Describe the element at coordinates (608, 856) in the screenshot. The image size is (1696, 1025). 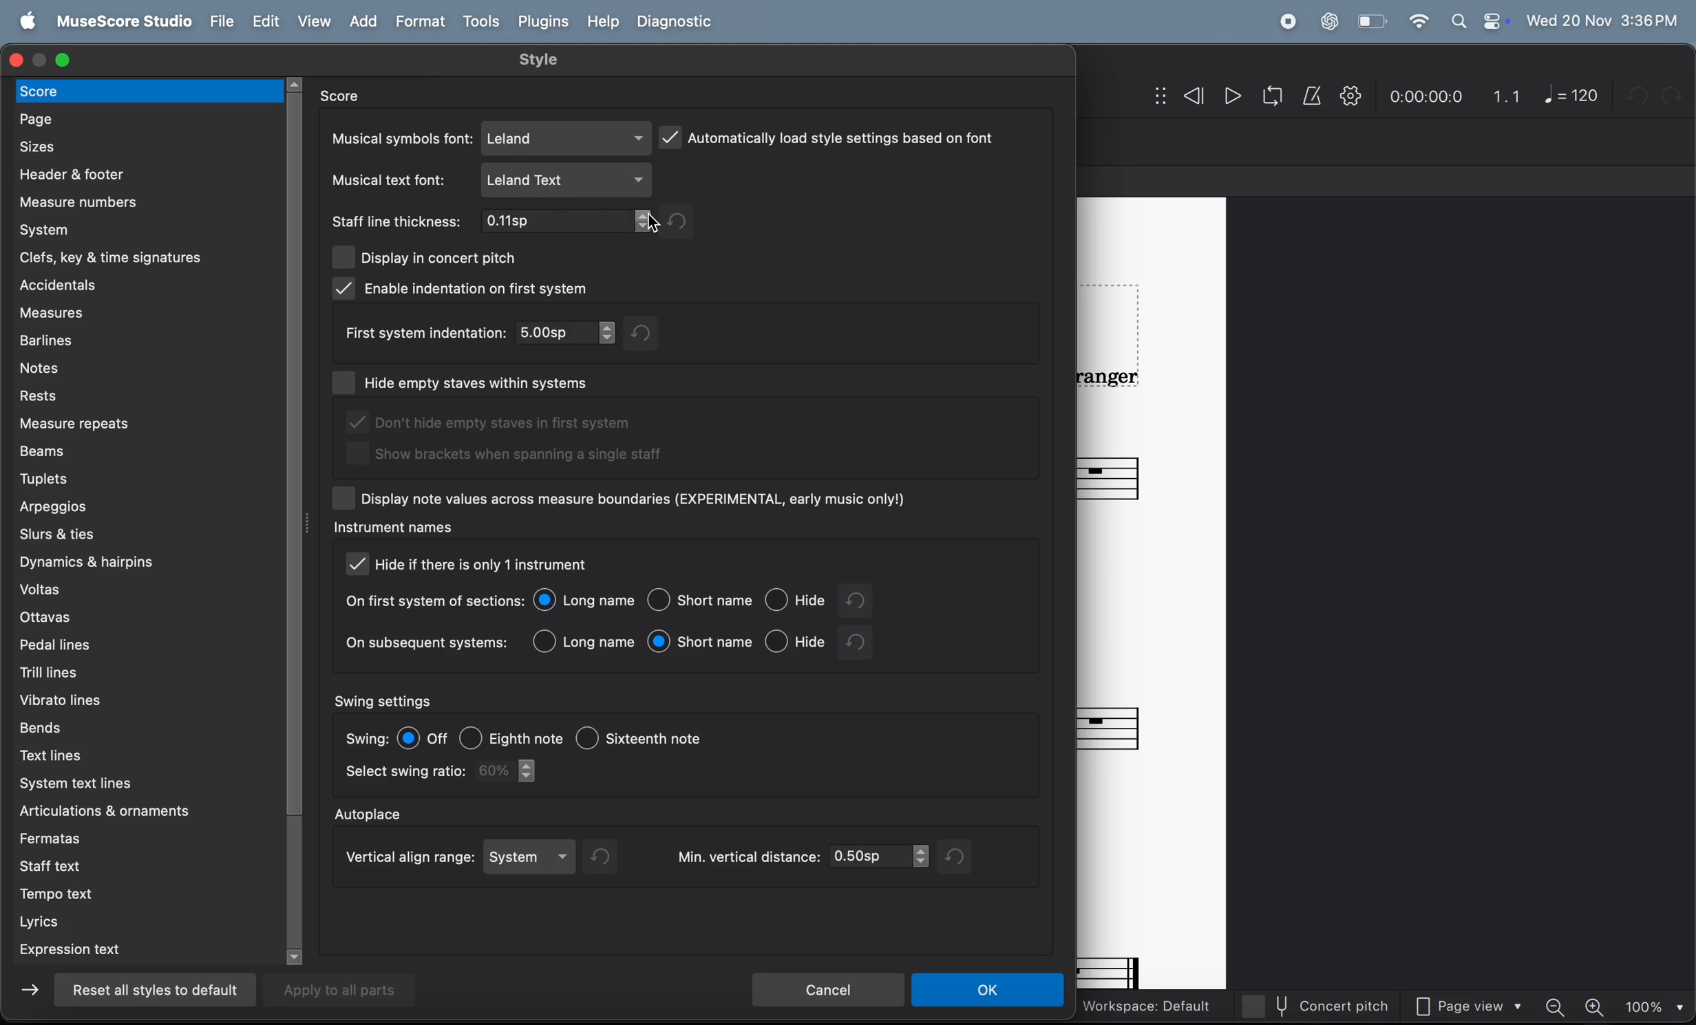
I see `redo` at that location.